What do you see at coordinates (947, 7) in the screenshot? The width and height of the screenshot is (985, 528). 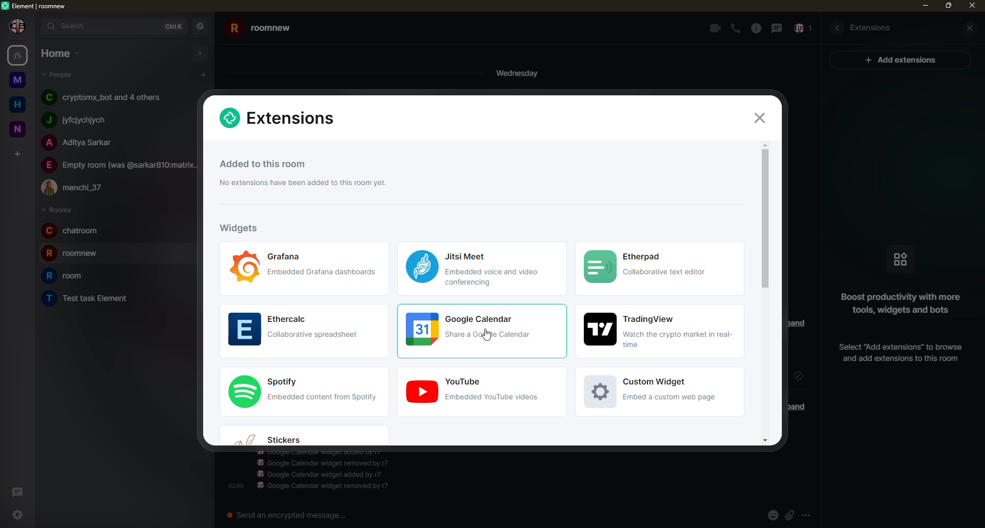 I see `max` at bounding box center [947, 7].